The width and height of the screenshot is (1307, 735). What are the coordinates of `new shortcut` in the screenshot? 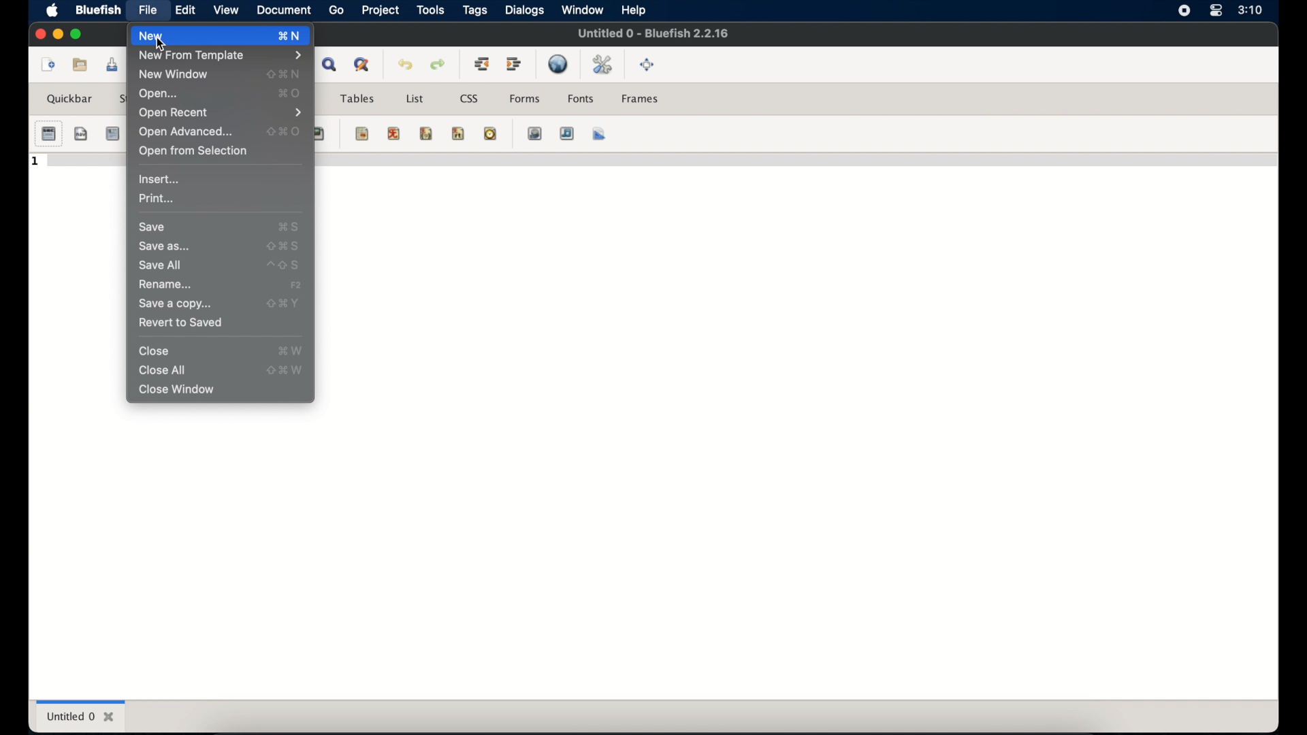 It's located at (293, 35).